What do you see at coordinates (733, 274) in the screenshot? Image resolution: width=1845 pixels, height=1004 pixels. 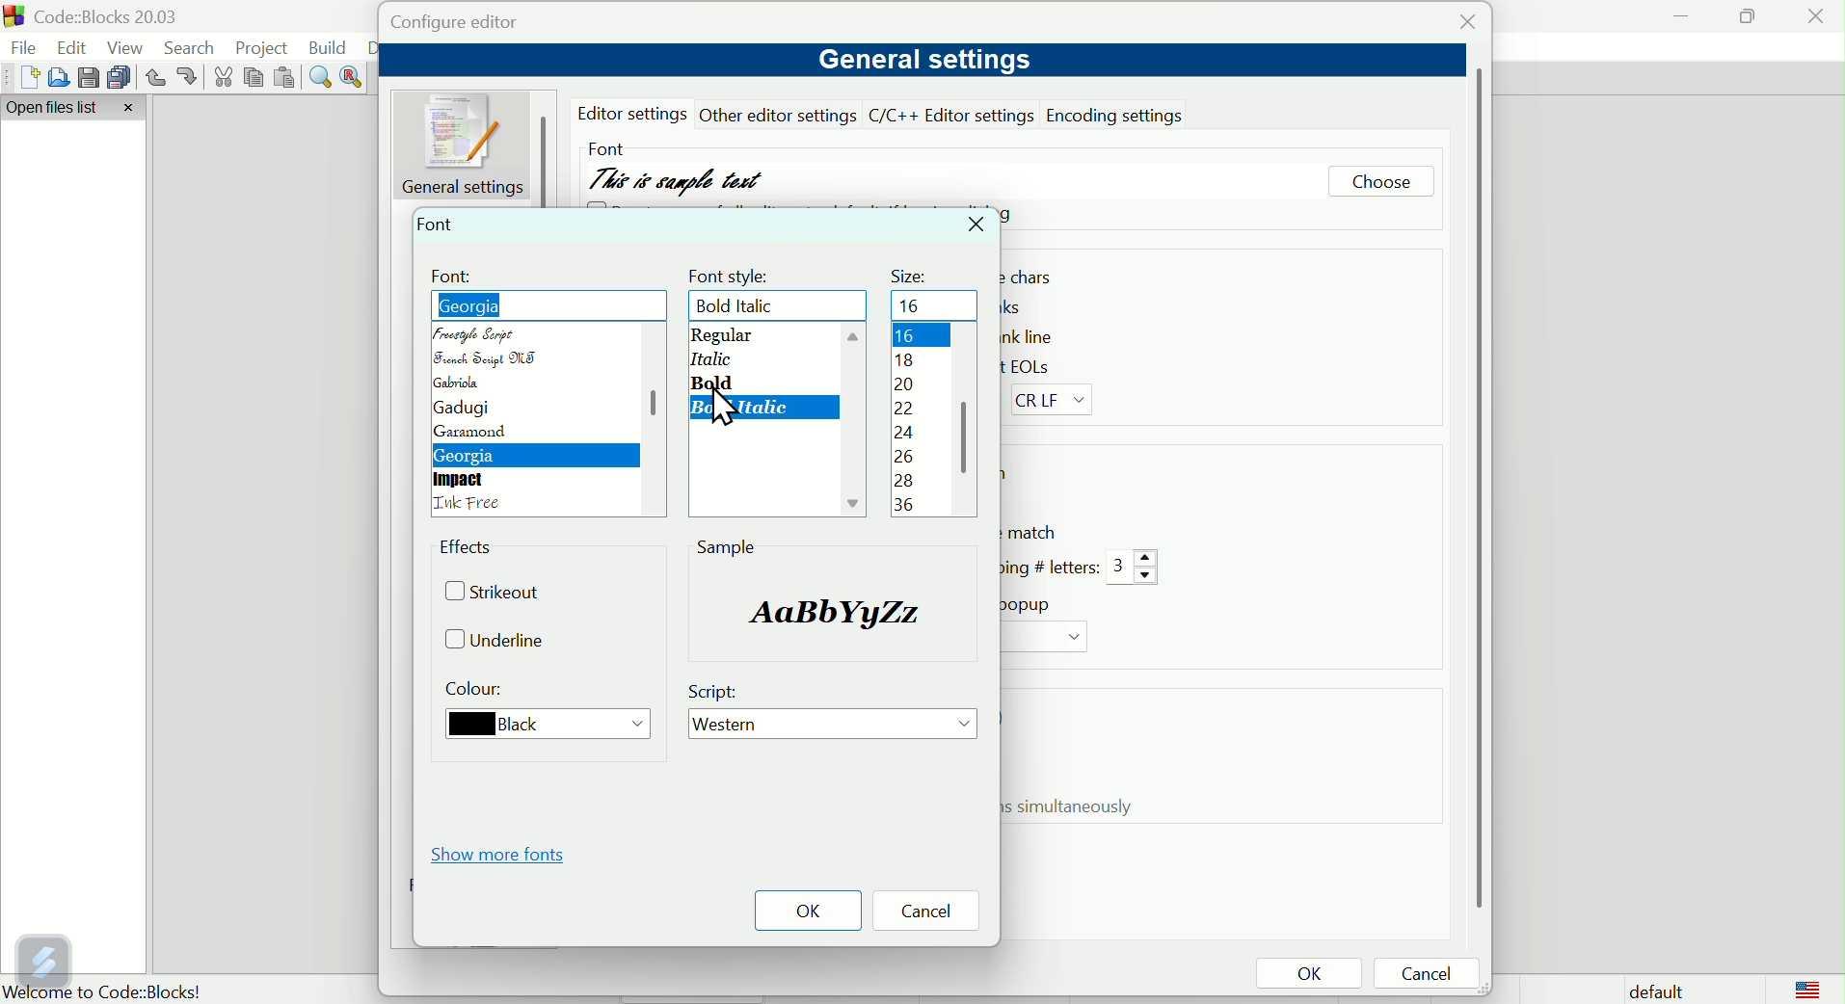 I see `font style` at bounding box center [733, 274].